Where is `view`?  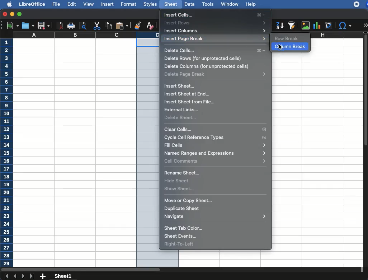
view is located at coordinates (89, 4).